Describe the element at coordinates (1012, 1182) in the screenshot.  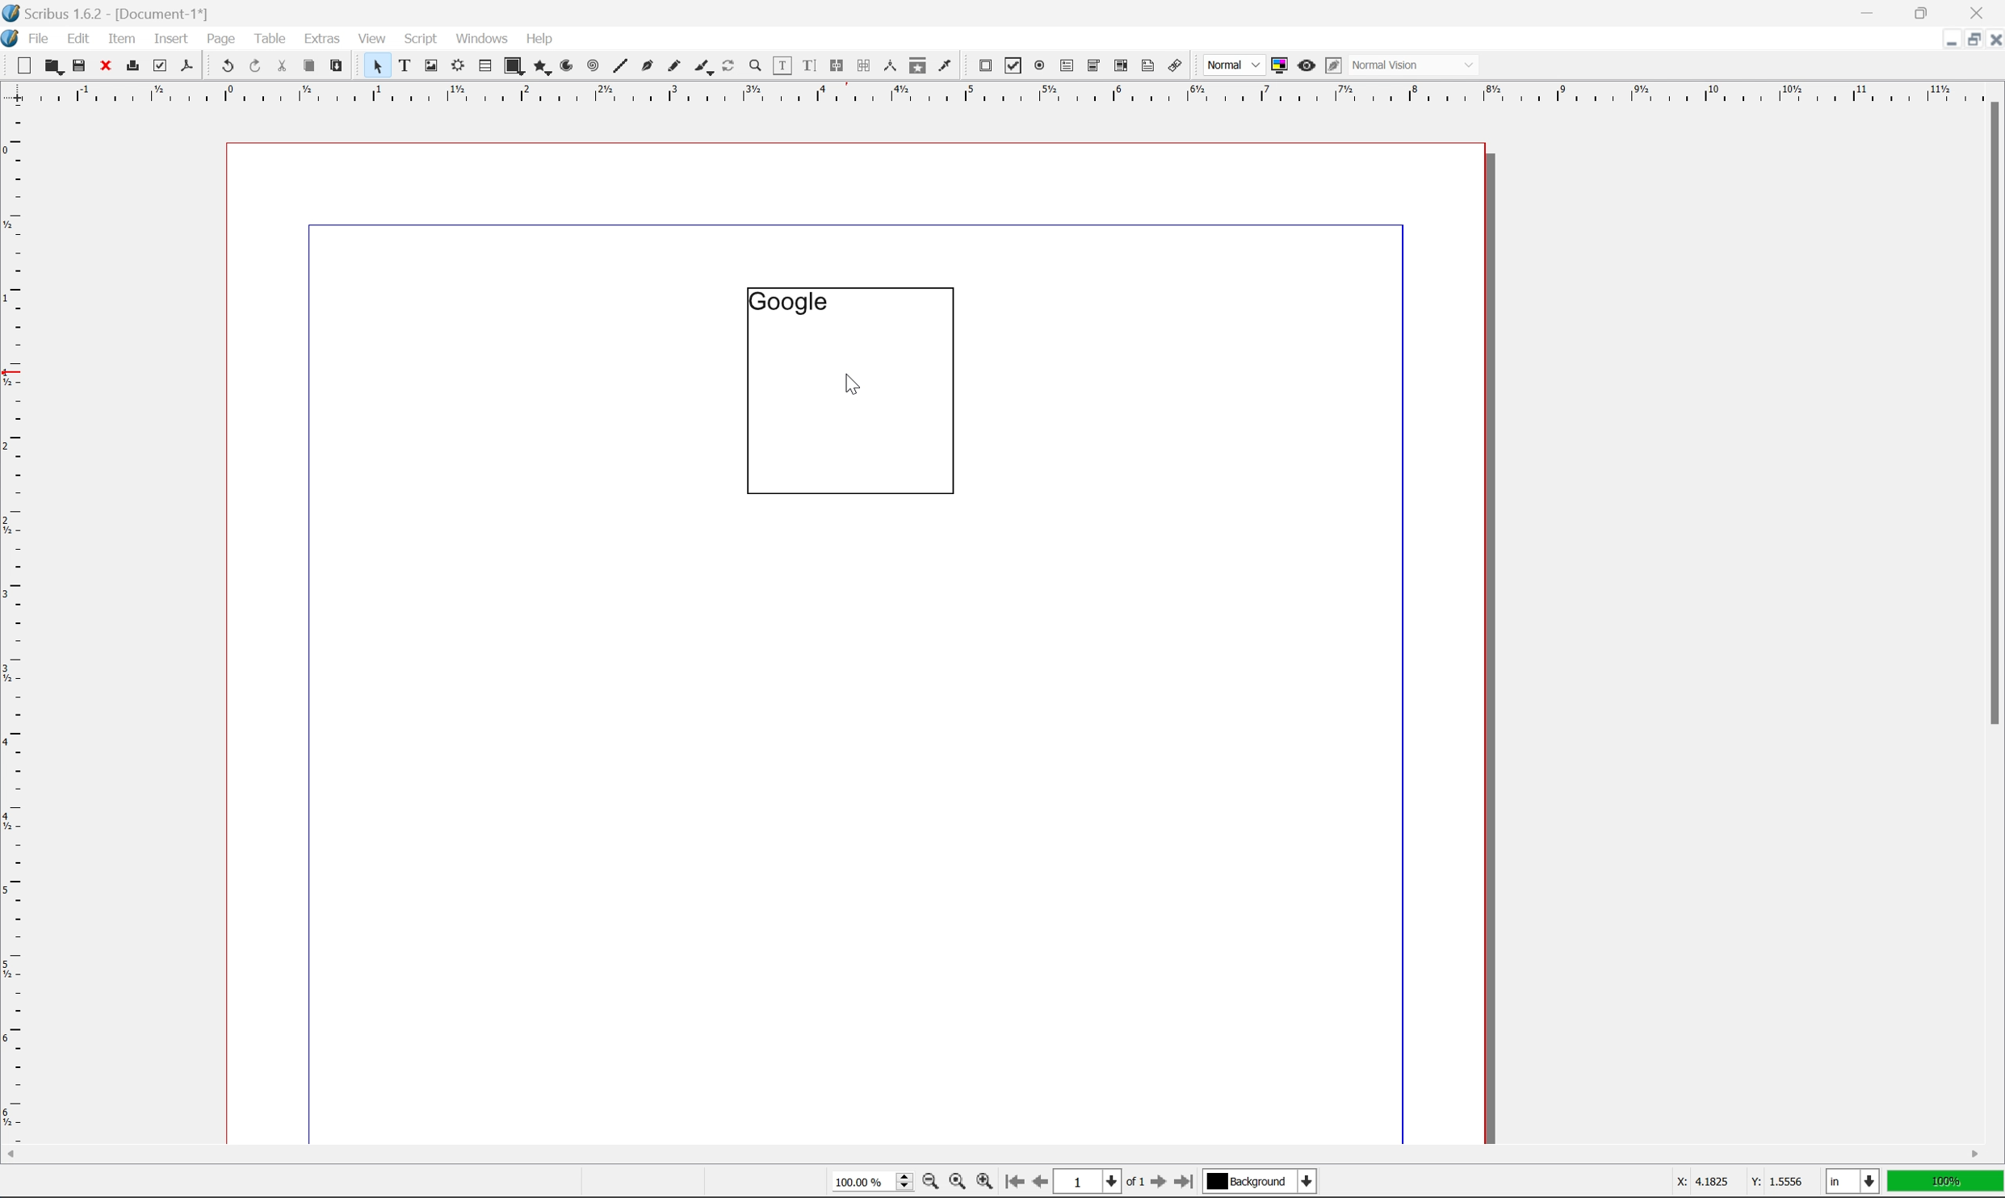
I see `go to first page` at that location.